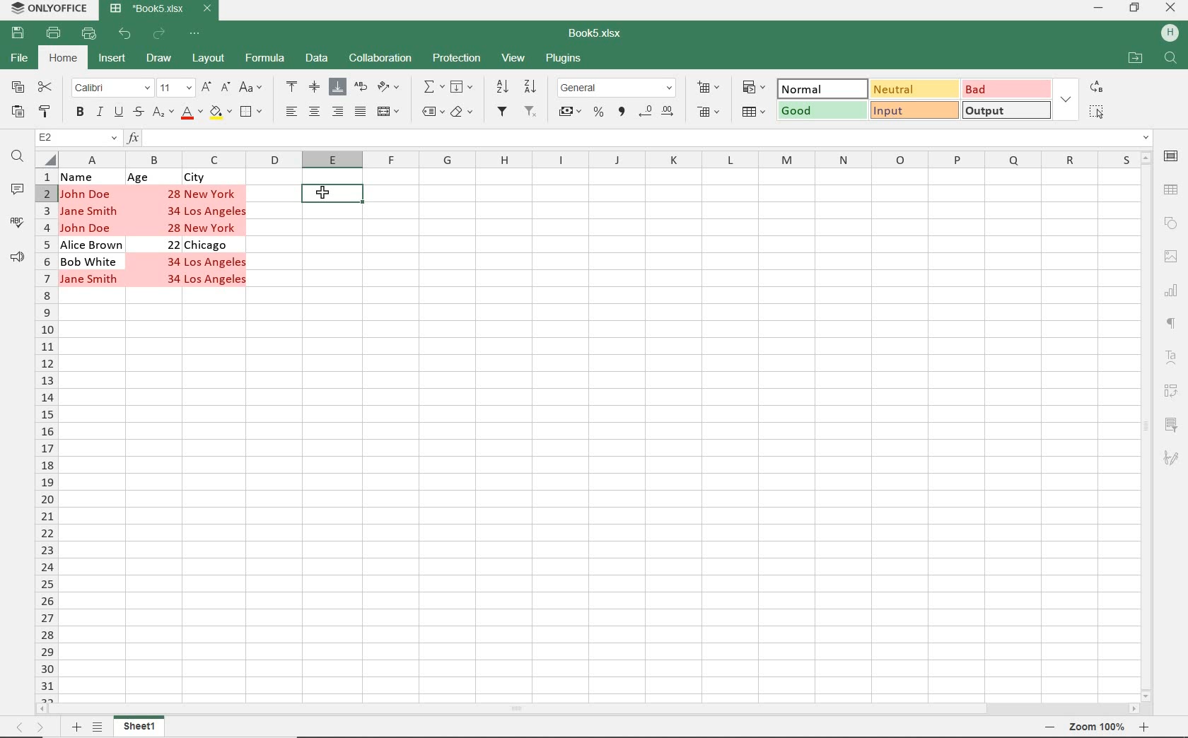  I want to click on NAME MANAGER, so click(78, 138).